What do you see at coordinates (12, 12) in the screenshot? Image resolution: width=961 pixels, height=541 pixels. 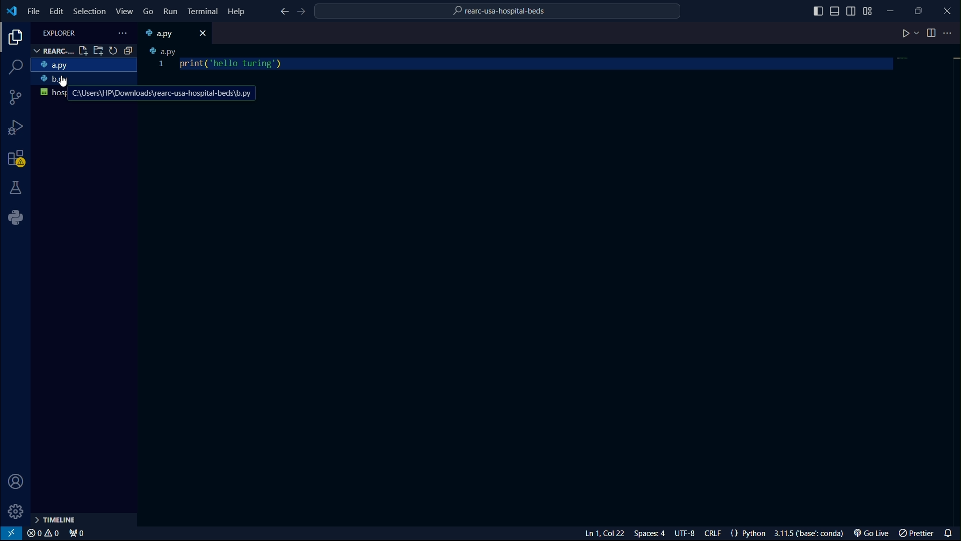 I see `logo` at bounding box center [12, 12].